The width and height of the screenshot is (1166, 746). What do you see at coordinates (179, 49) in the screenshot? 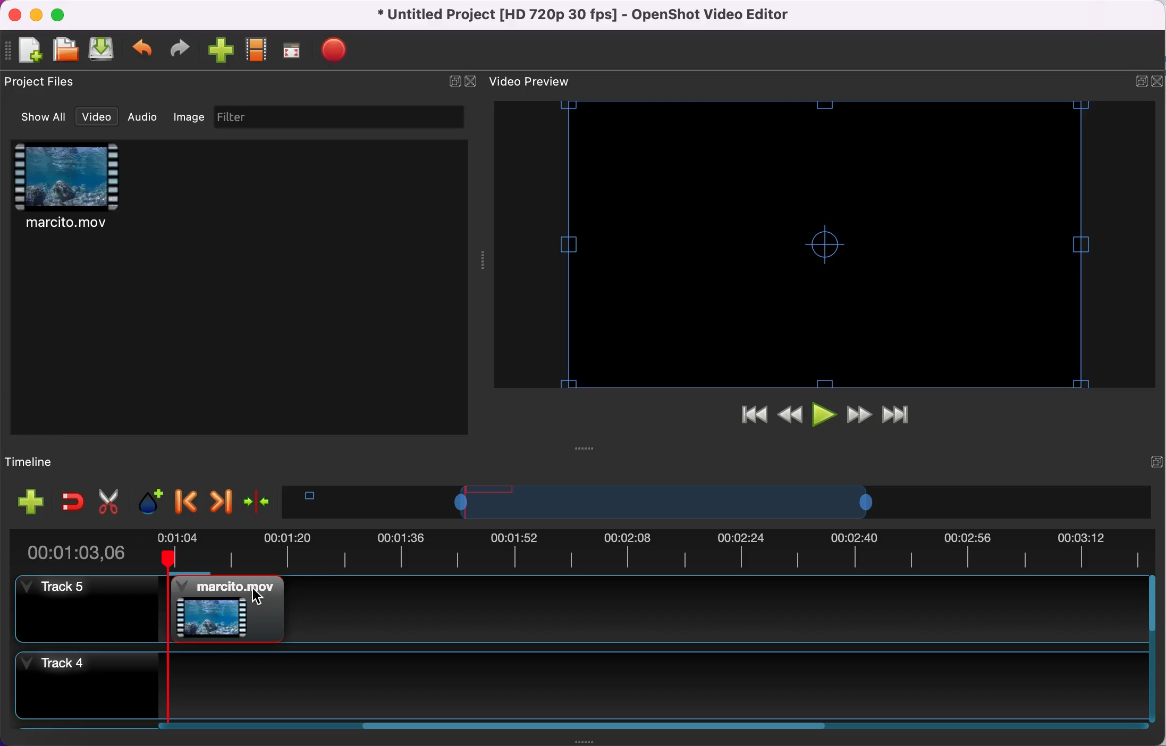
I see `redo` at bounding box center [179, 49].